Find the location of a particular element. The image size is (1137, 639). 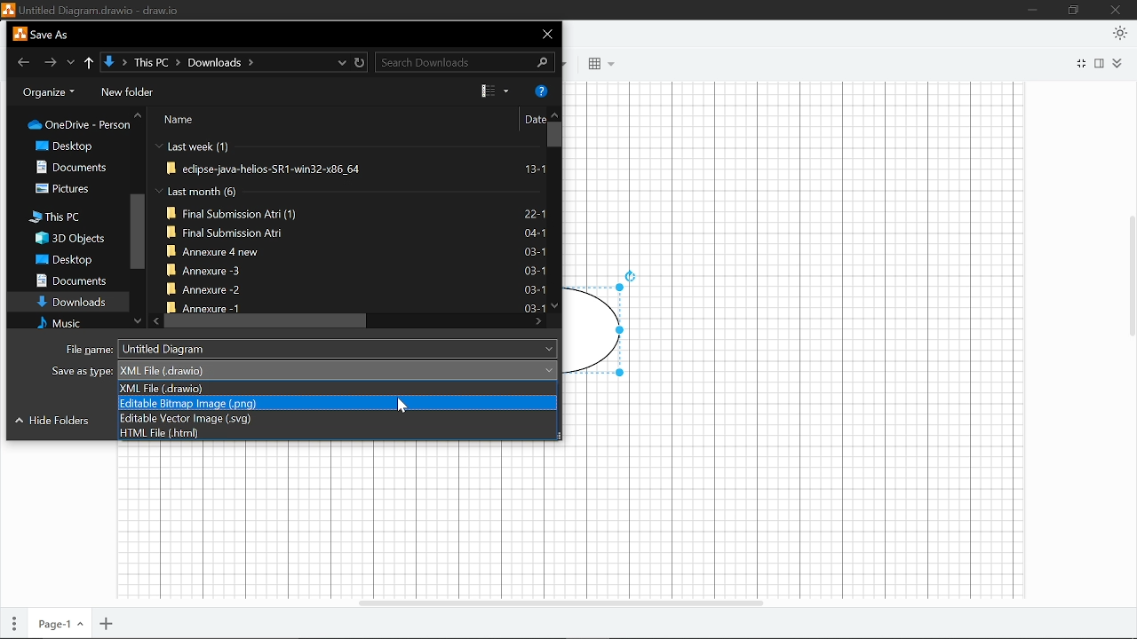

Full screen is located at coordinates (1080, 63).